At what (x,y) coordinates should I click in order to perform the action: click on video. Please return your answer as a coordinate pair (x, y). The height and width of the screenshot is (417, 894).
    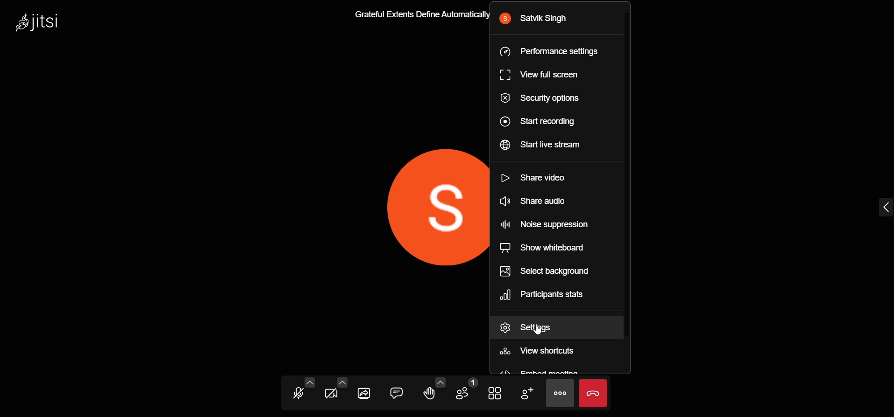
    Looking at the image, I should click on (331, 394).